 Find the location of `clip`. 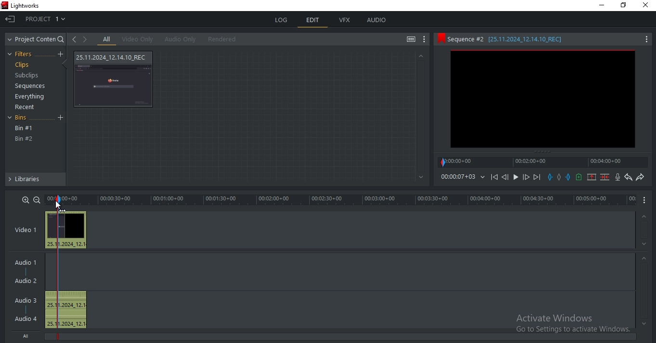

clip is located at coordinates (542, 99).